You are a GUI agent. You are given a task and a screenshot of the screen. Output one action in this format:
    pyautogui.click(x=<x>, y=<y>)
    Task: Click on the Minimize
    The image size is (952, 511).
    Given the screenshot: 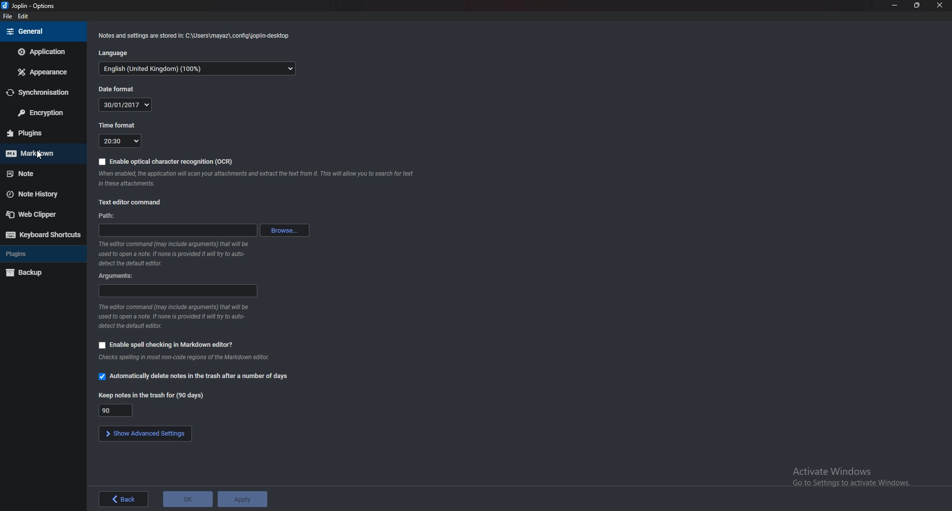 What is the action you would take?
    pyautogui.click(x=895, y=4)
    